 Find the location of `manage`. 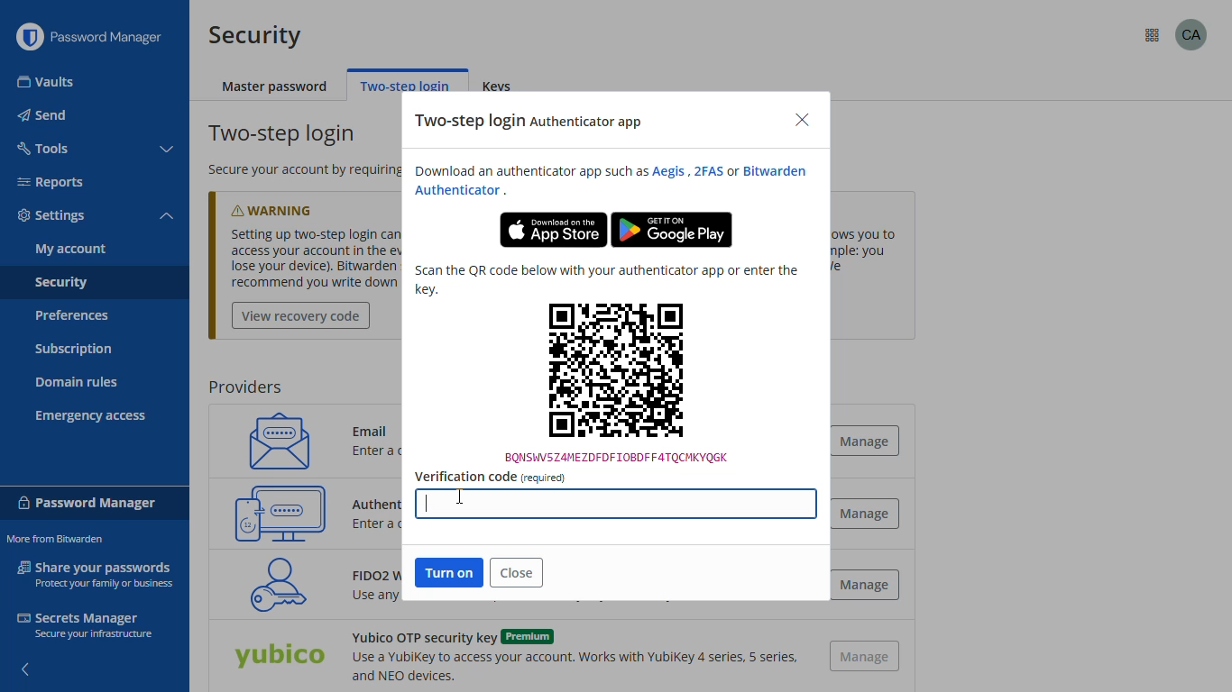

manage is located at coordinates (869, 513).